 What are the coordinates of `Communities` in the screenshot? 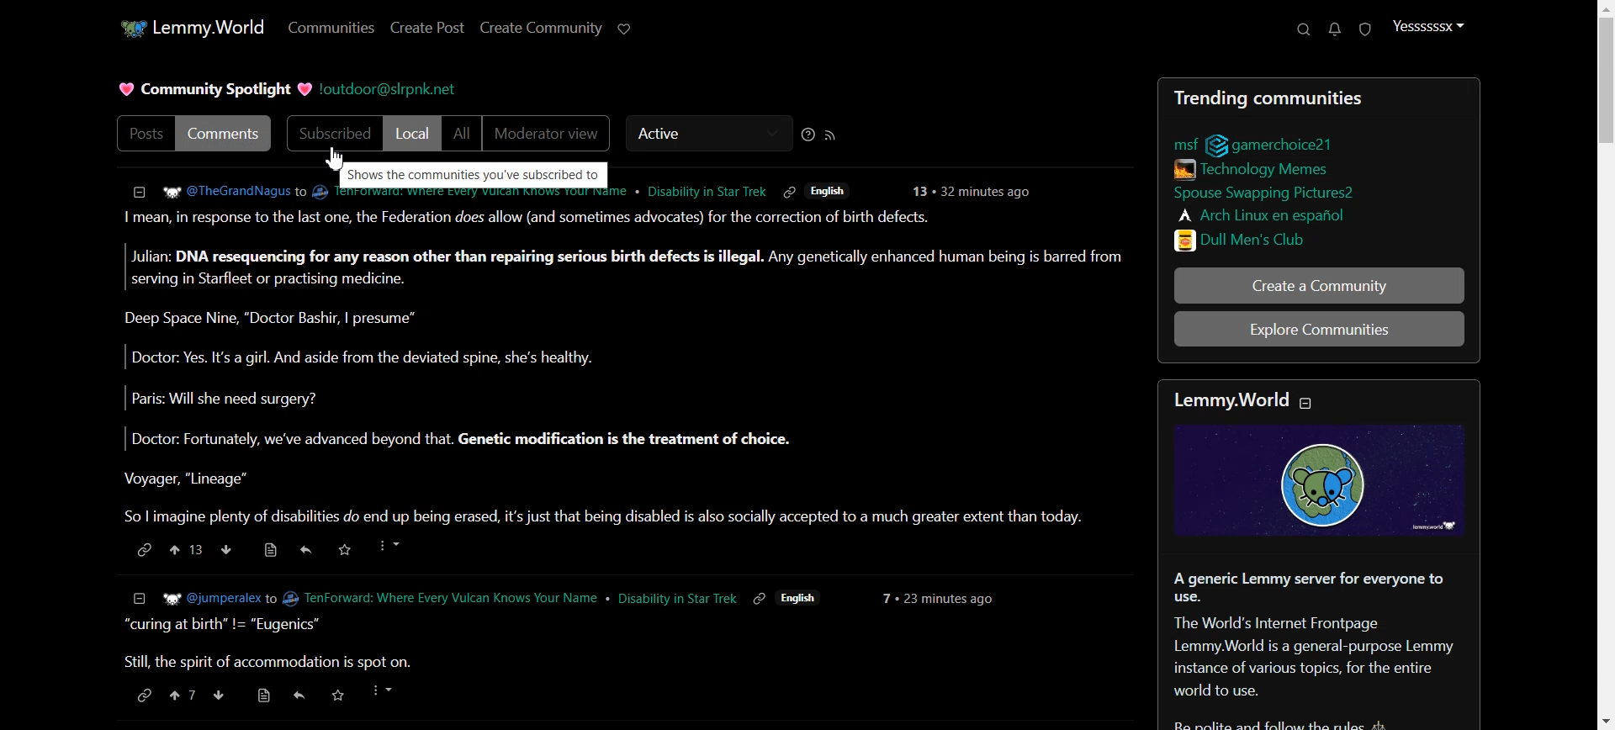 It's located at (329, 28).